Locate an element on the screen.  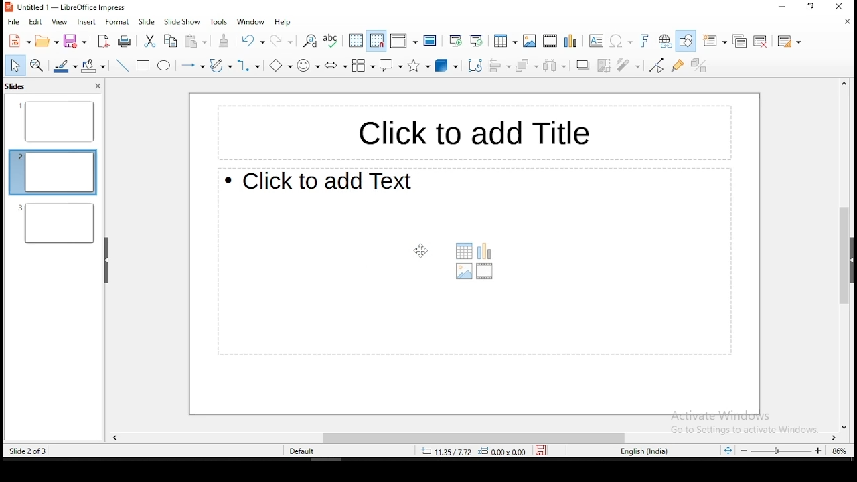
 slide layout is located at coordinates (789, 42).